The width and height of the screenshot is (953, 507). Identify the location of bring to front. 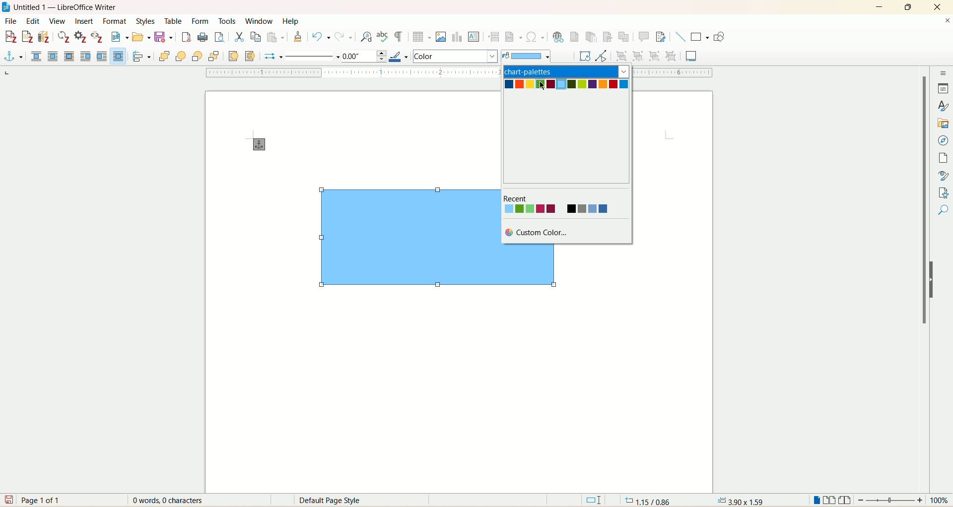
(165, 56).